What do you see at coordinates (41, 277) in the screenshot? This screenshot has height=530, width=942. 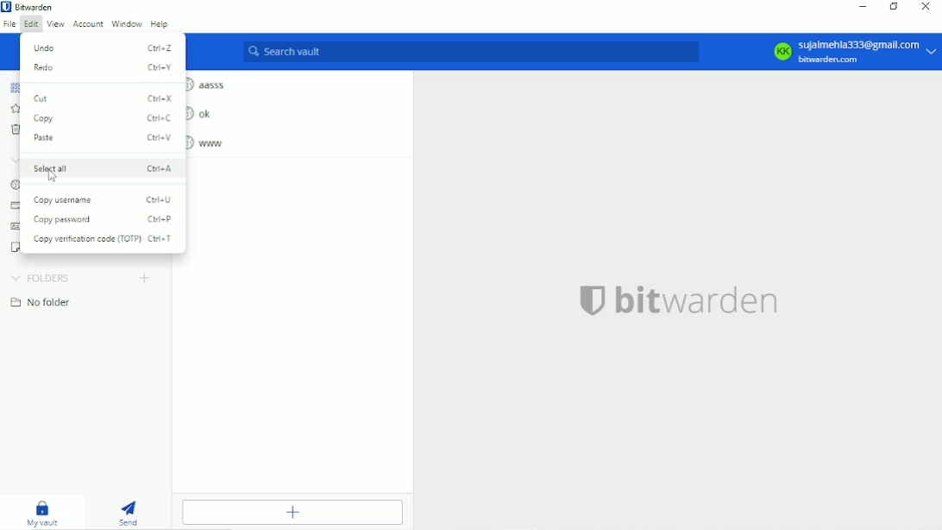 I see `Folders` at bounding box center [41, 277].